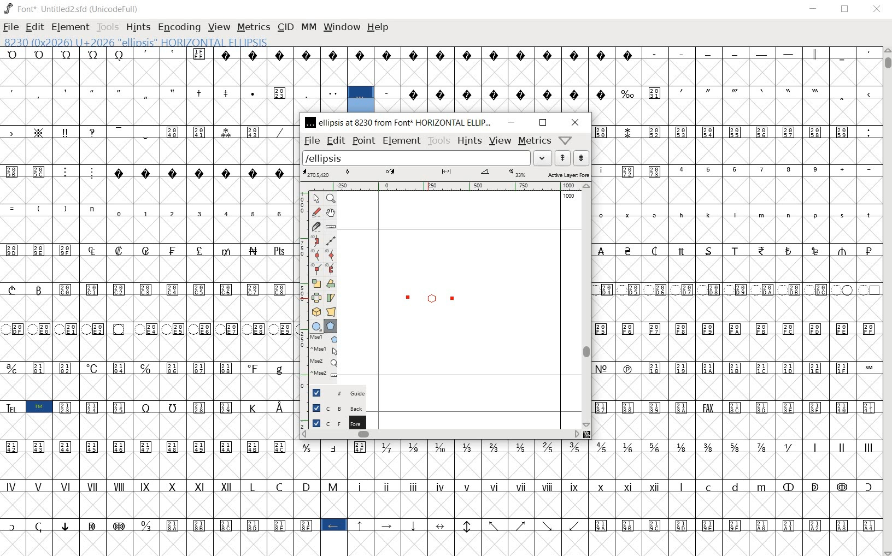 The image size is (892, 556). I want to click on point, so click(363, 141).